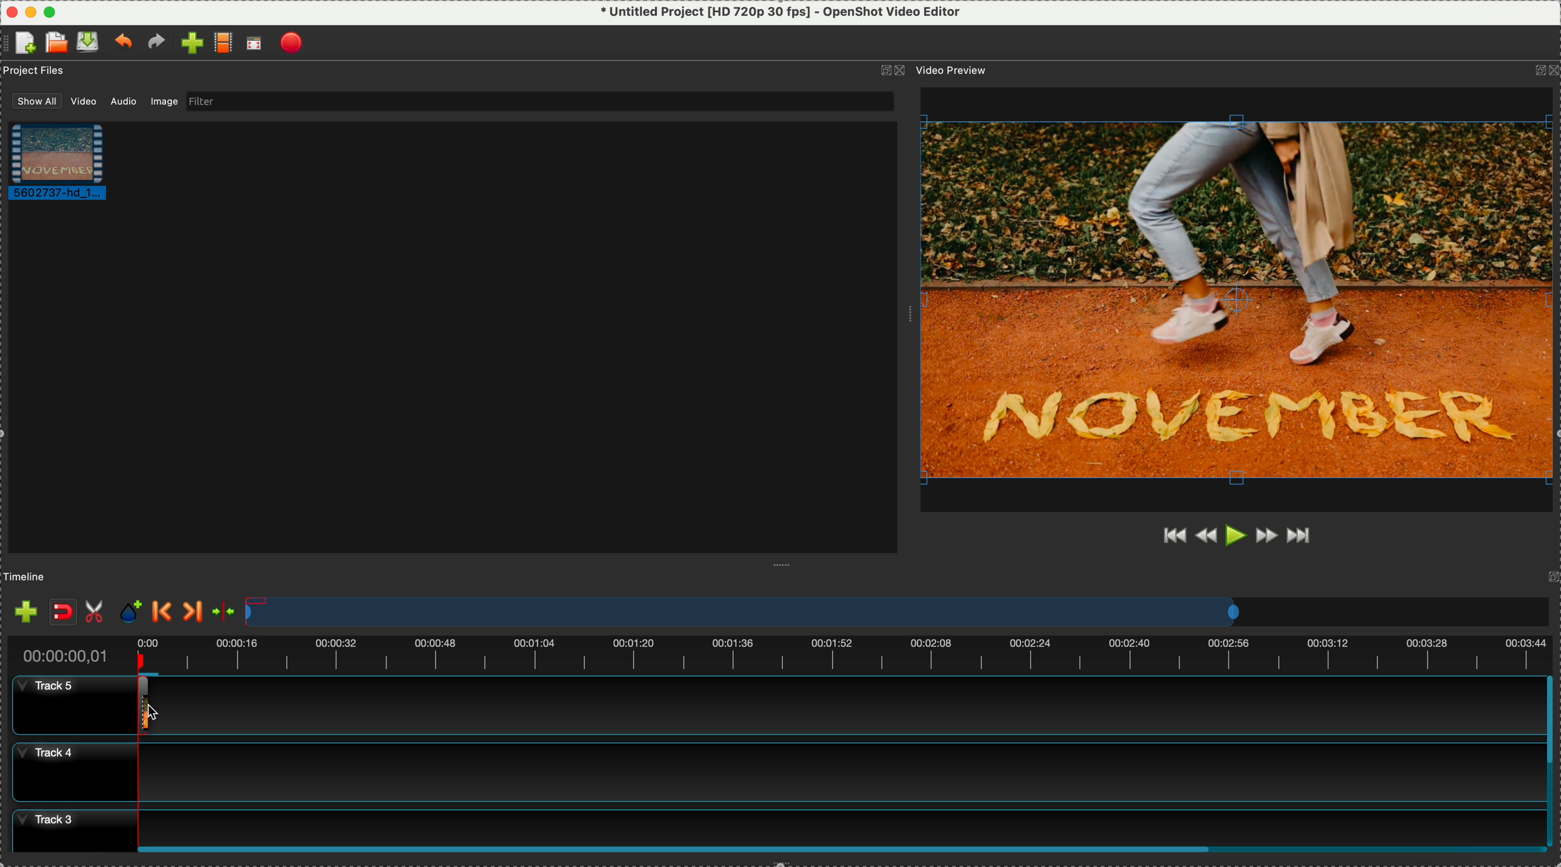  I want to click on add mark, so click(133, 611).